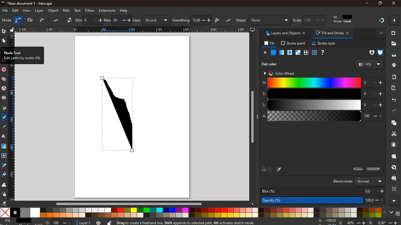 The height and width of the screenshot is (225, 401). Describe the element at coordinates (370, 53) in the screenshot. I see `hole` at that location.